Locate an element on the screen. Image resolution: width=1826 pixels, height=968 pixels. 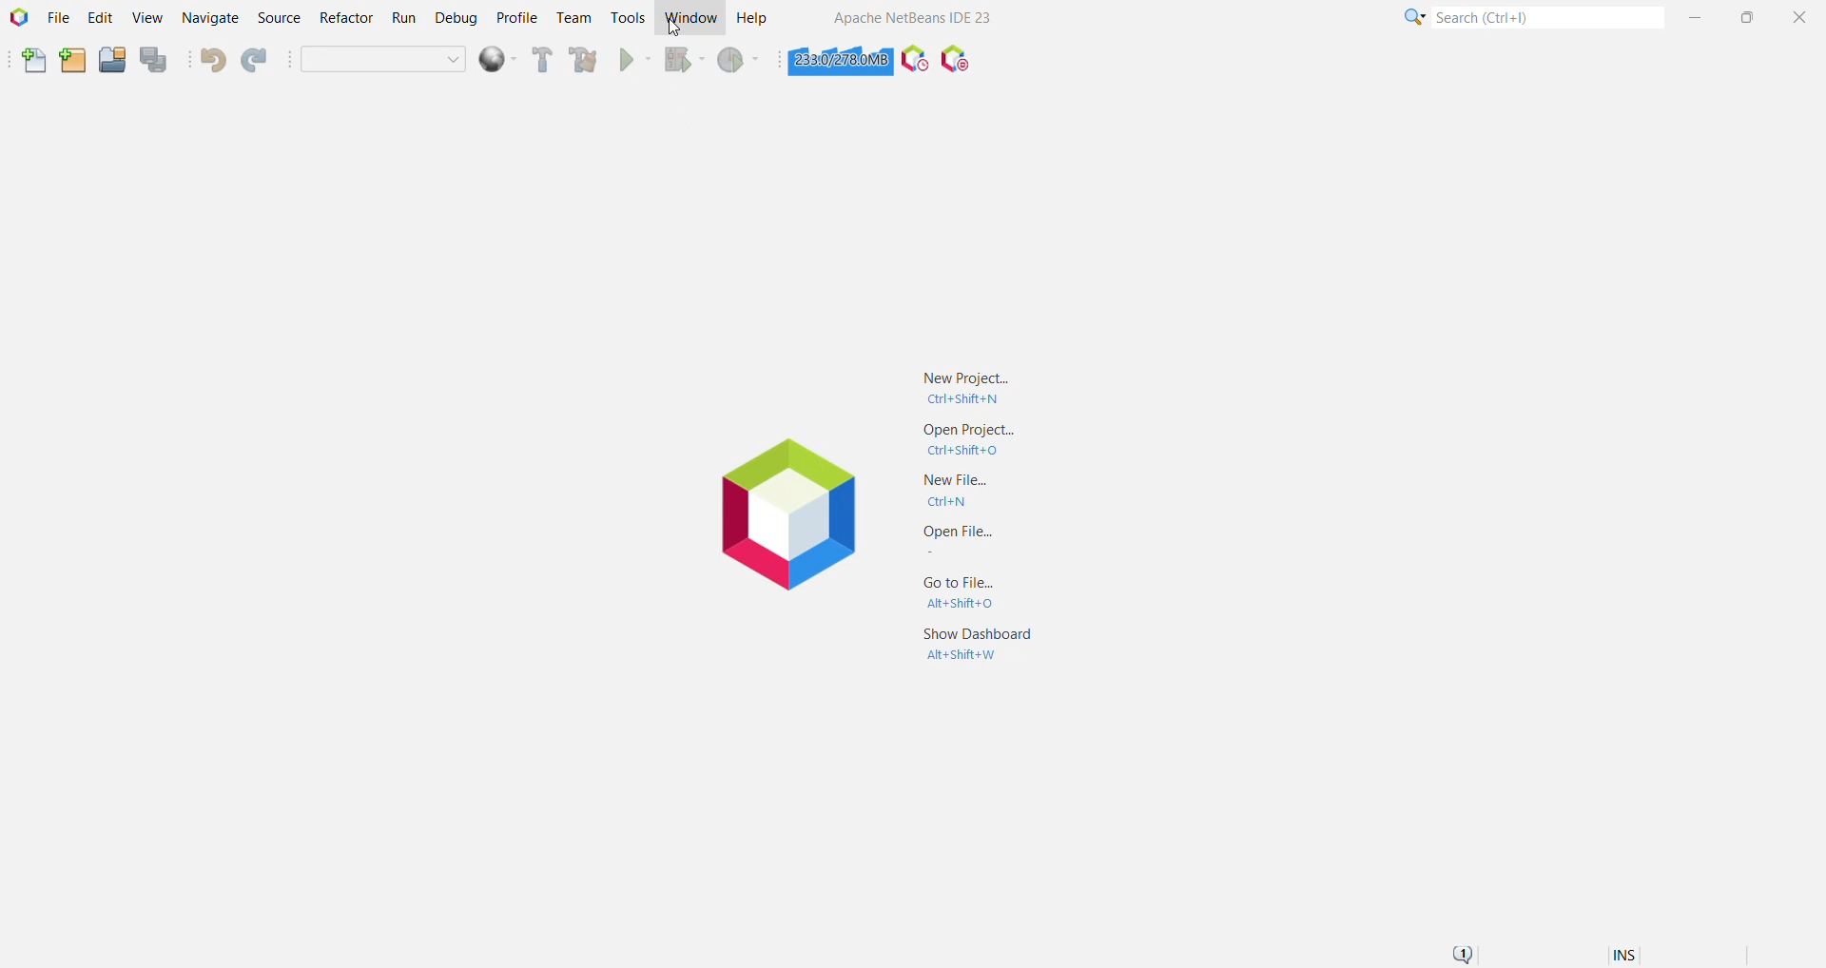
Profile the IDE is located at coordinates (915, 62).